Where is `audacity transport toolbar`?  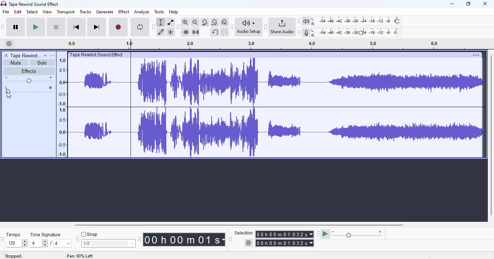
audacity transport toolbar is located at coordinates (3, 26).